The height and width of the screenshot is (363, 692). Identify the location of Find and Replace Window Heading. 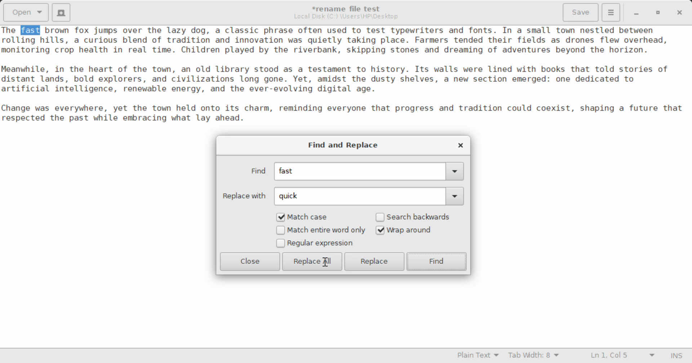
(344, 145).